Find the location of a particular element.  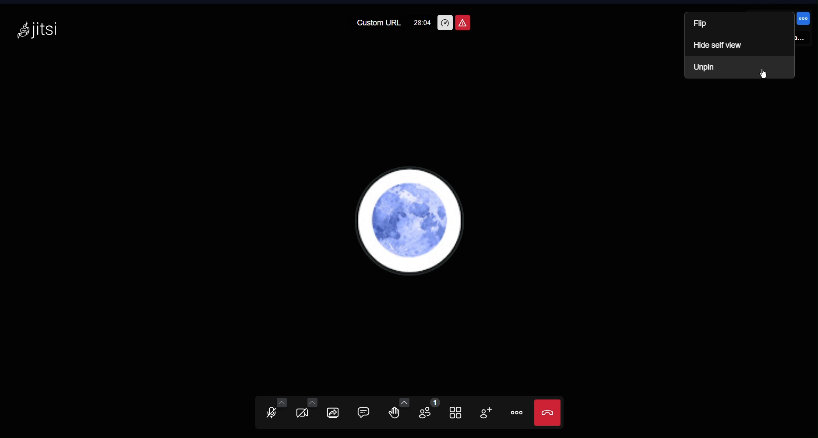

Video is located at coordinates (305, 412).